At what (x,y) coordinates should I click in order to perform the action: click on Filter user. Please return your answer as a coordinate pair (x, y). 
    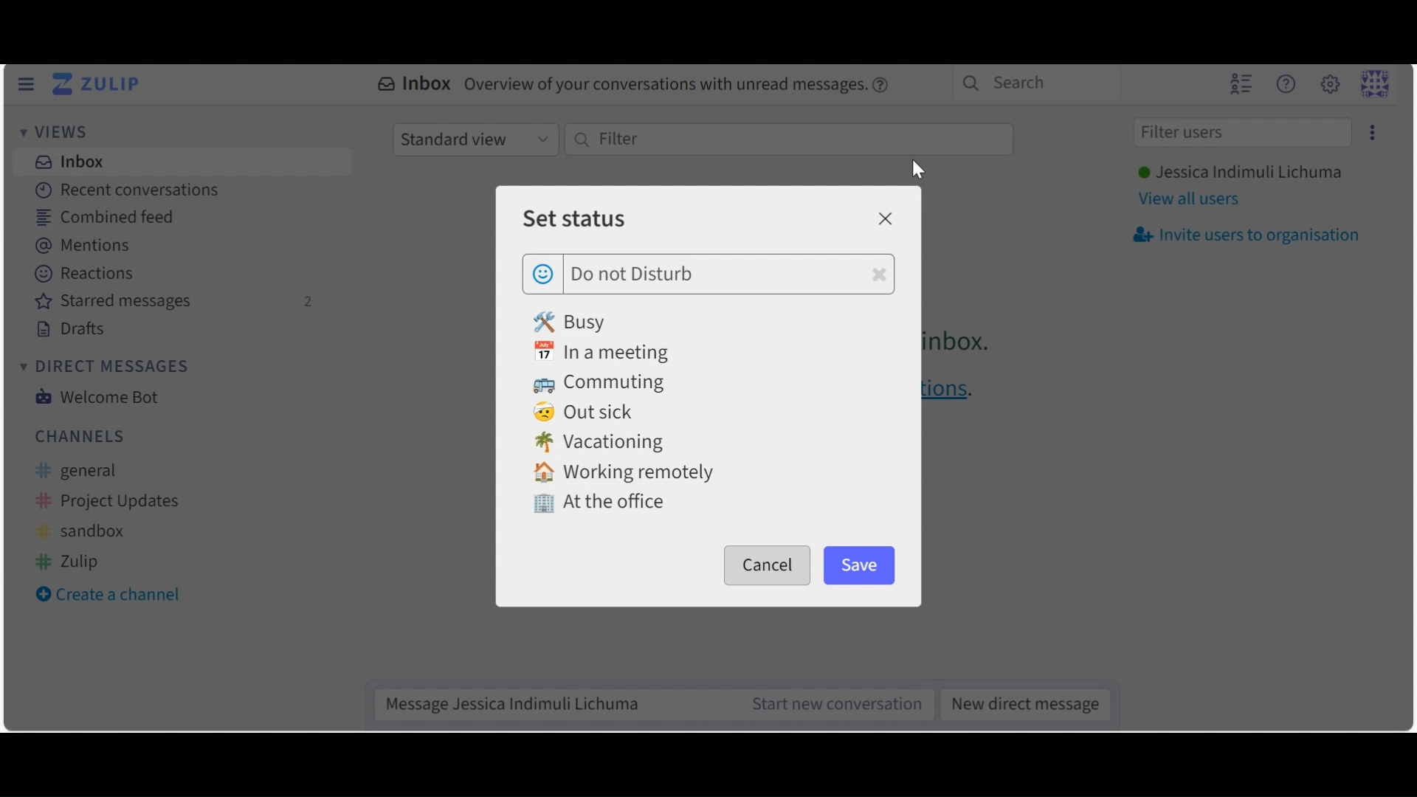
    Looking at the image, I should click on (1241, 134).